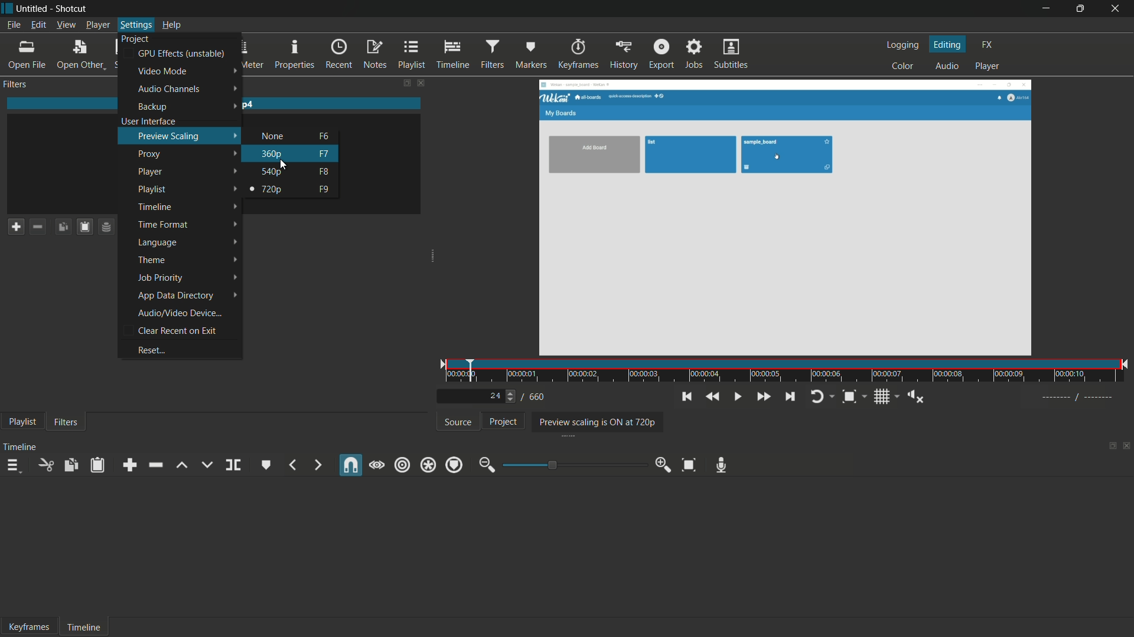  What do you see at coordinates (181, 465) in the screenshot?
I see `lift` at bounding box center [181, 465].